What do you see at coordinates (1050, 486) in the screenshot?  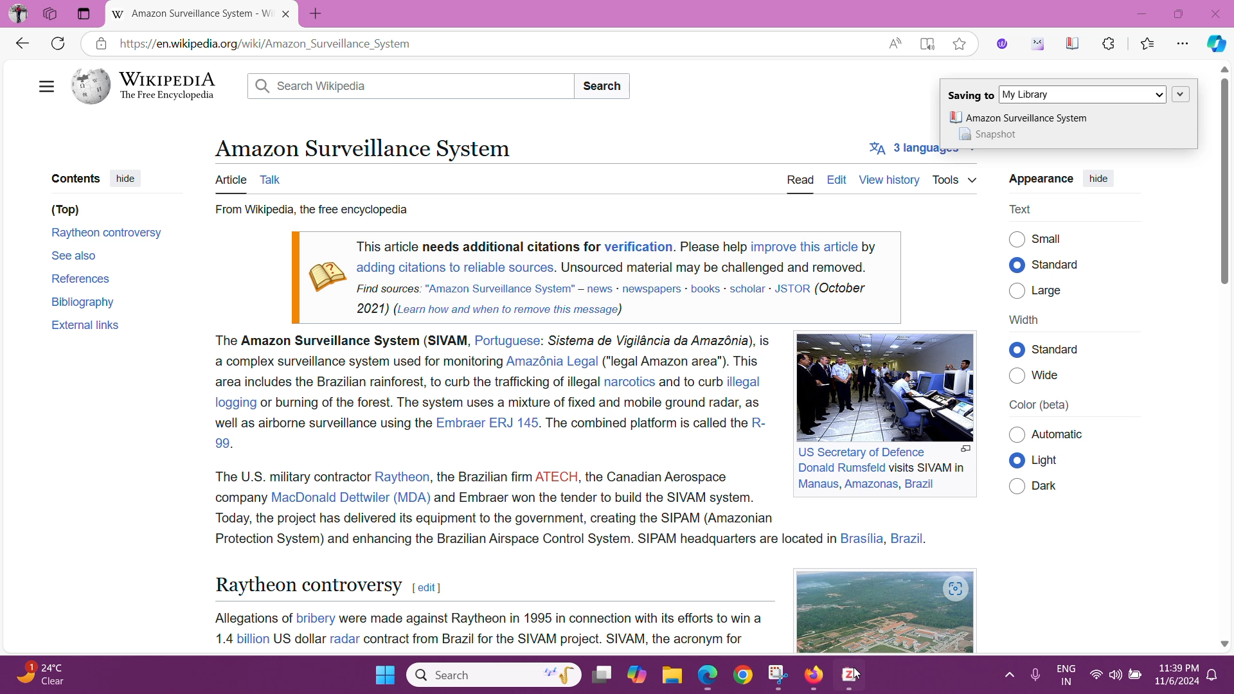 I see ` Dark` at bounding box center [1050, 486].